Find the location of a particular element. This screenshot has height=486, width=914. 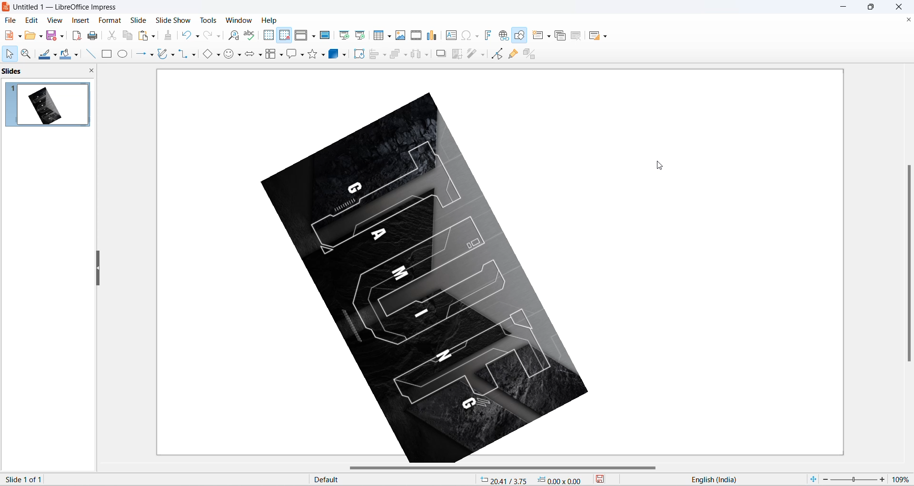

slide show is located at coordinates (175, 19).